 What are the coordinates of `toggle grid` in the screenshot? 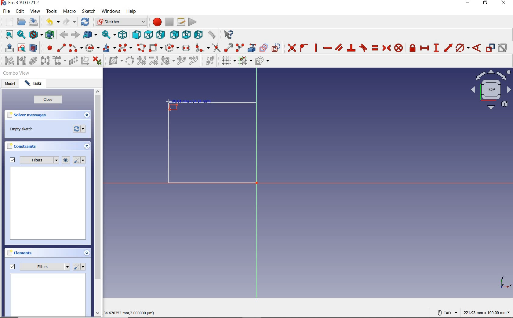 It's located at (227, 61).